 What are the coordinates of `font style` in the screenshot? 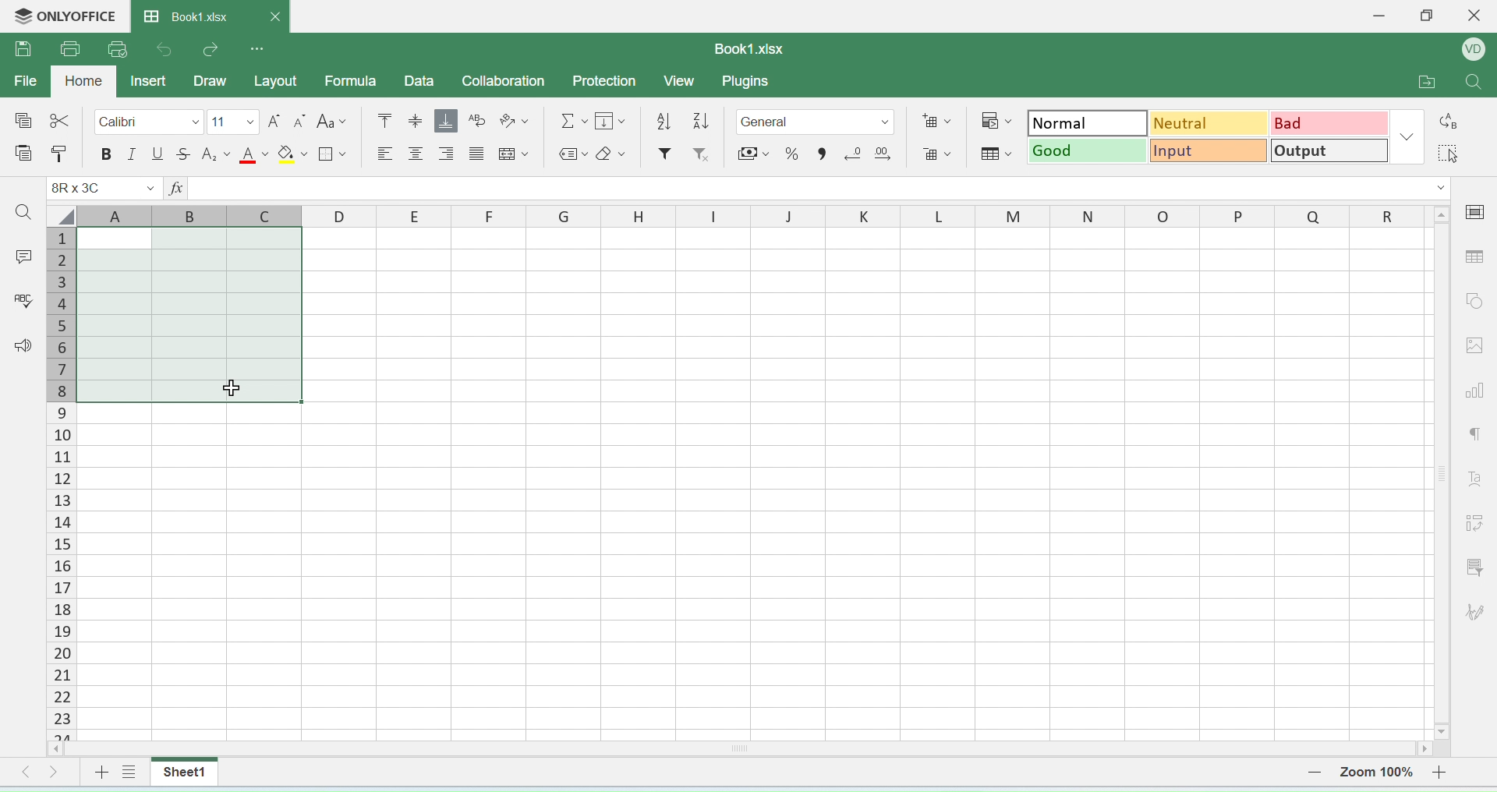 It's located at (338, 122).